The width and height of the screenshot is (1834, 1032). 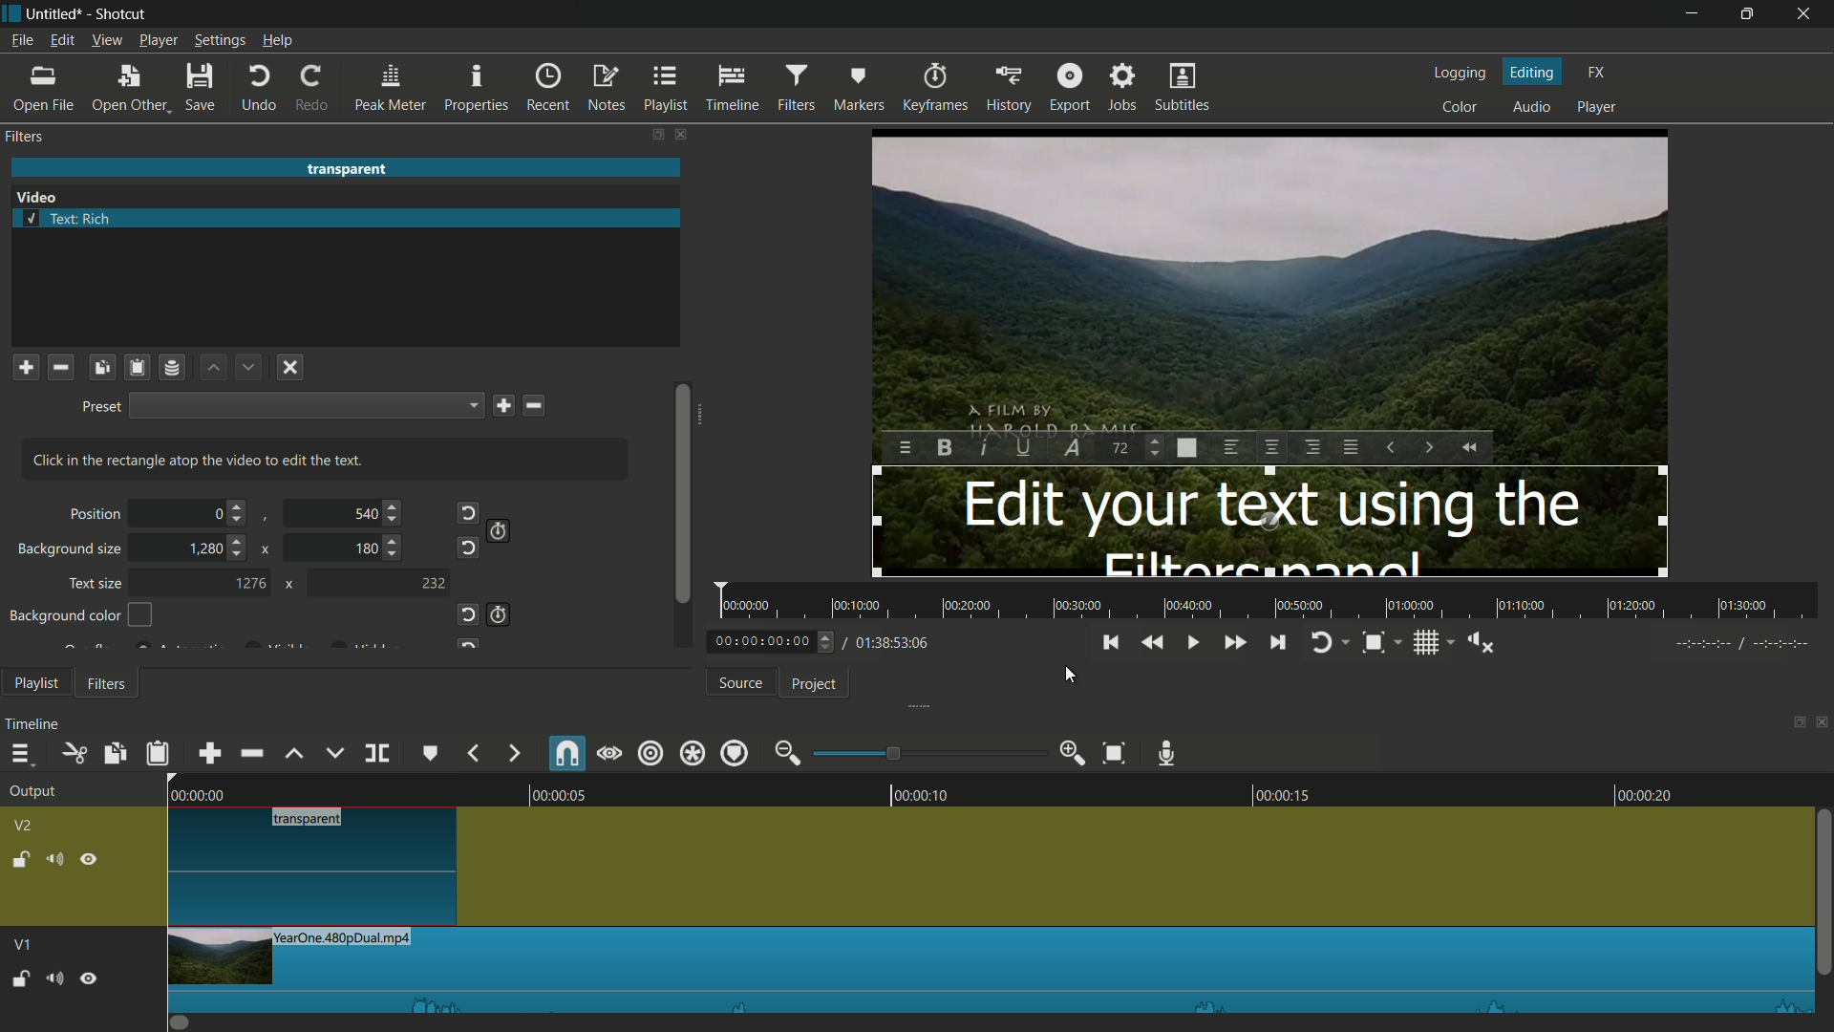 What do you see at coordinates (816, 684) in the screenshot?
I see `Project` at bounding box center [816, 684].